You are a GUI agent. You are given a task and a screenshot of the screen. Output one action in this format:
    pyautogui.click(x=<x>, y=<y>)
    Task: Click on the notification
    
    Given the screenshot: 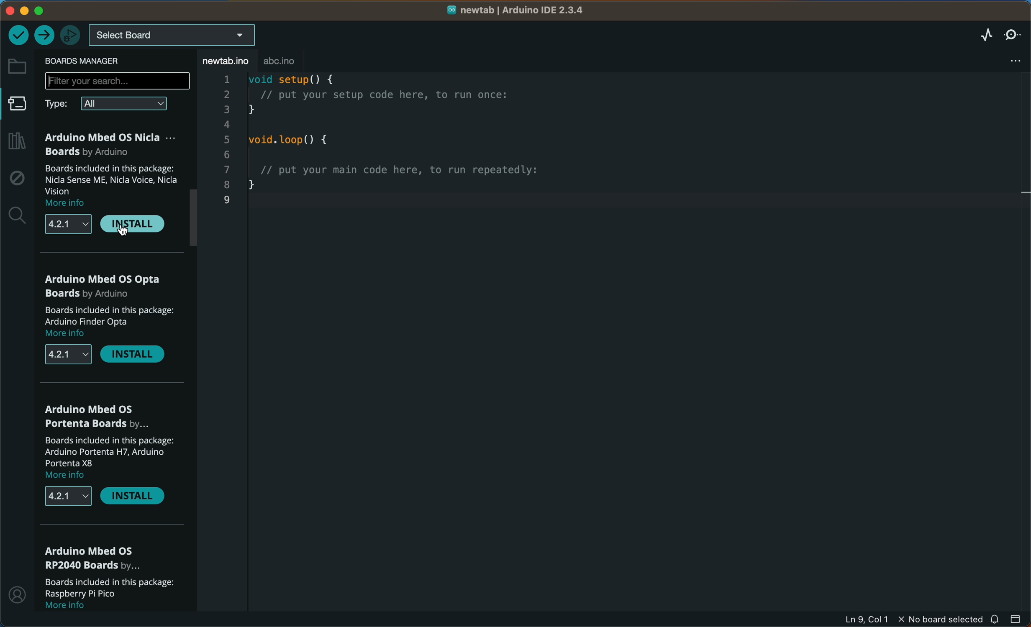 What is the action you would take?
    pyautogui.click(x=998, y=620)
    